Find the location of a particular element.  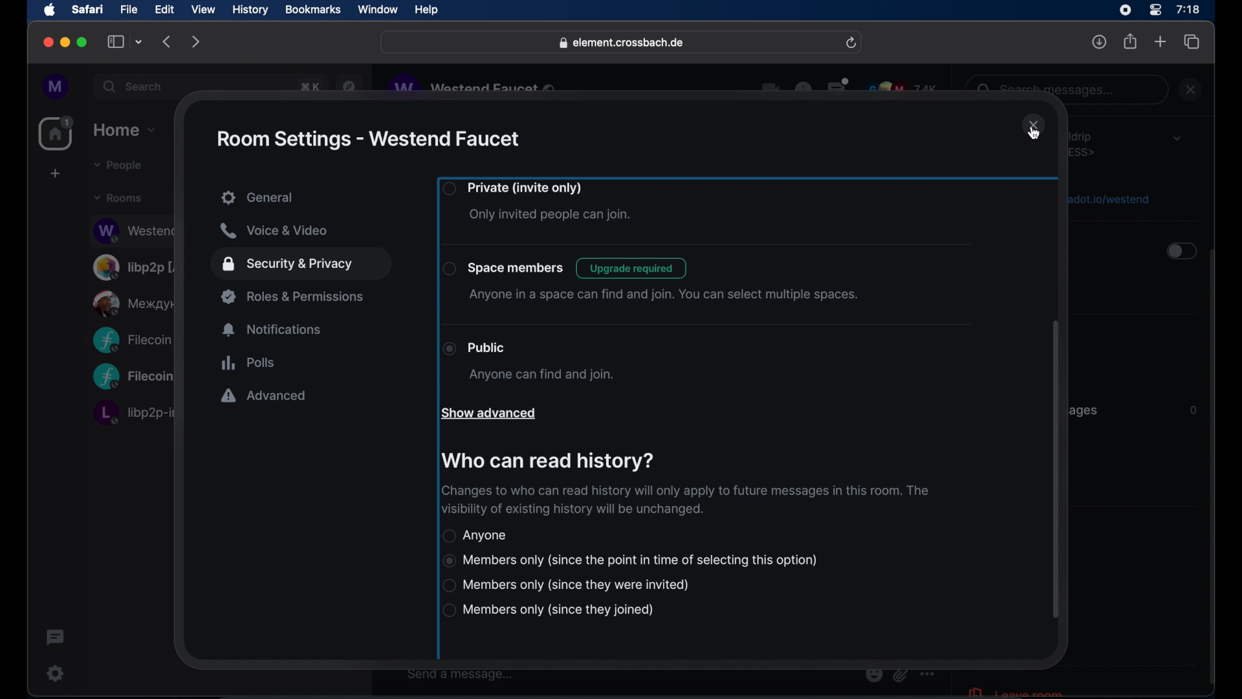

edit is located at coordinates (164, 9).